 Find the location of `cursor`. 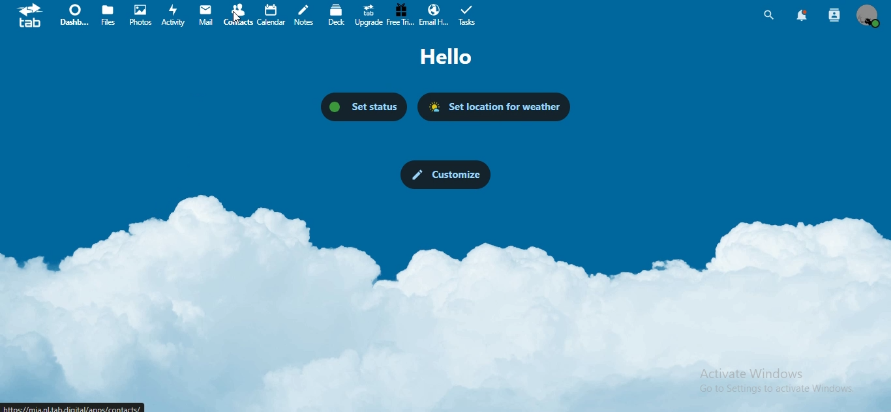

cursor is located at coordinates (237, 17).